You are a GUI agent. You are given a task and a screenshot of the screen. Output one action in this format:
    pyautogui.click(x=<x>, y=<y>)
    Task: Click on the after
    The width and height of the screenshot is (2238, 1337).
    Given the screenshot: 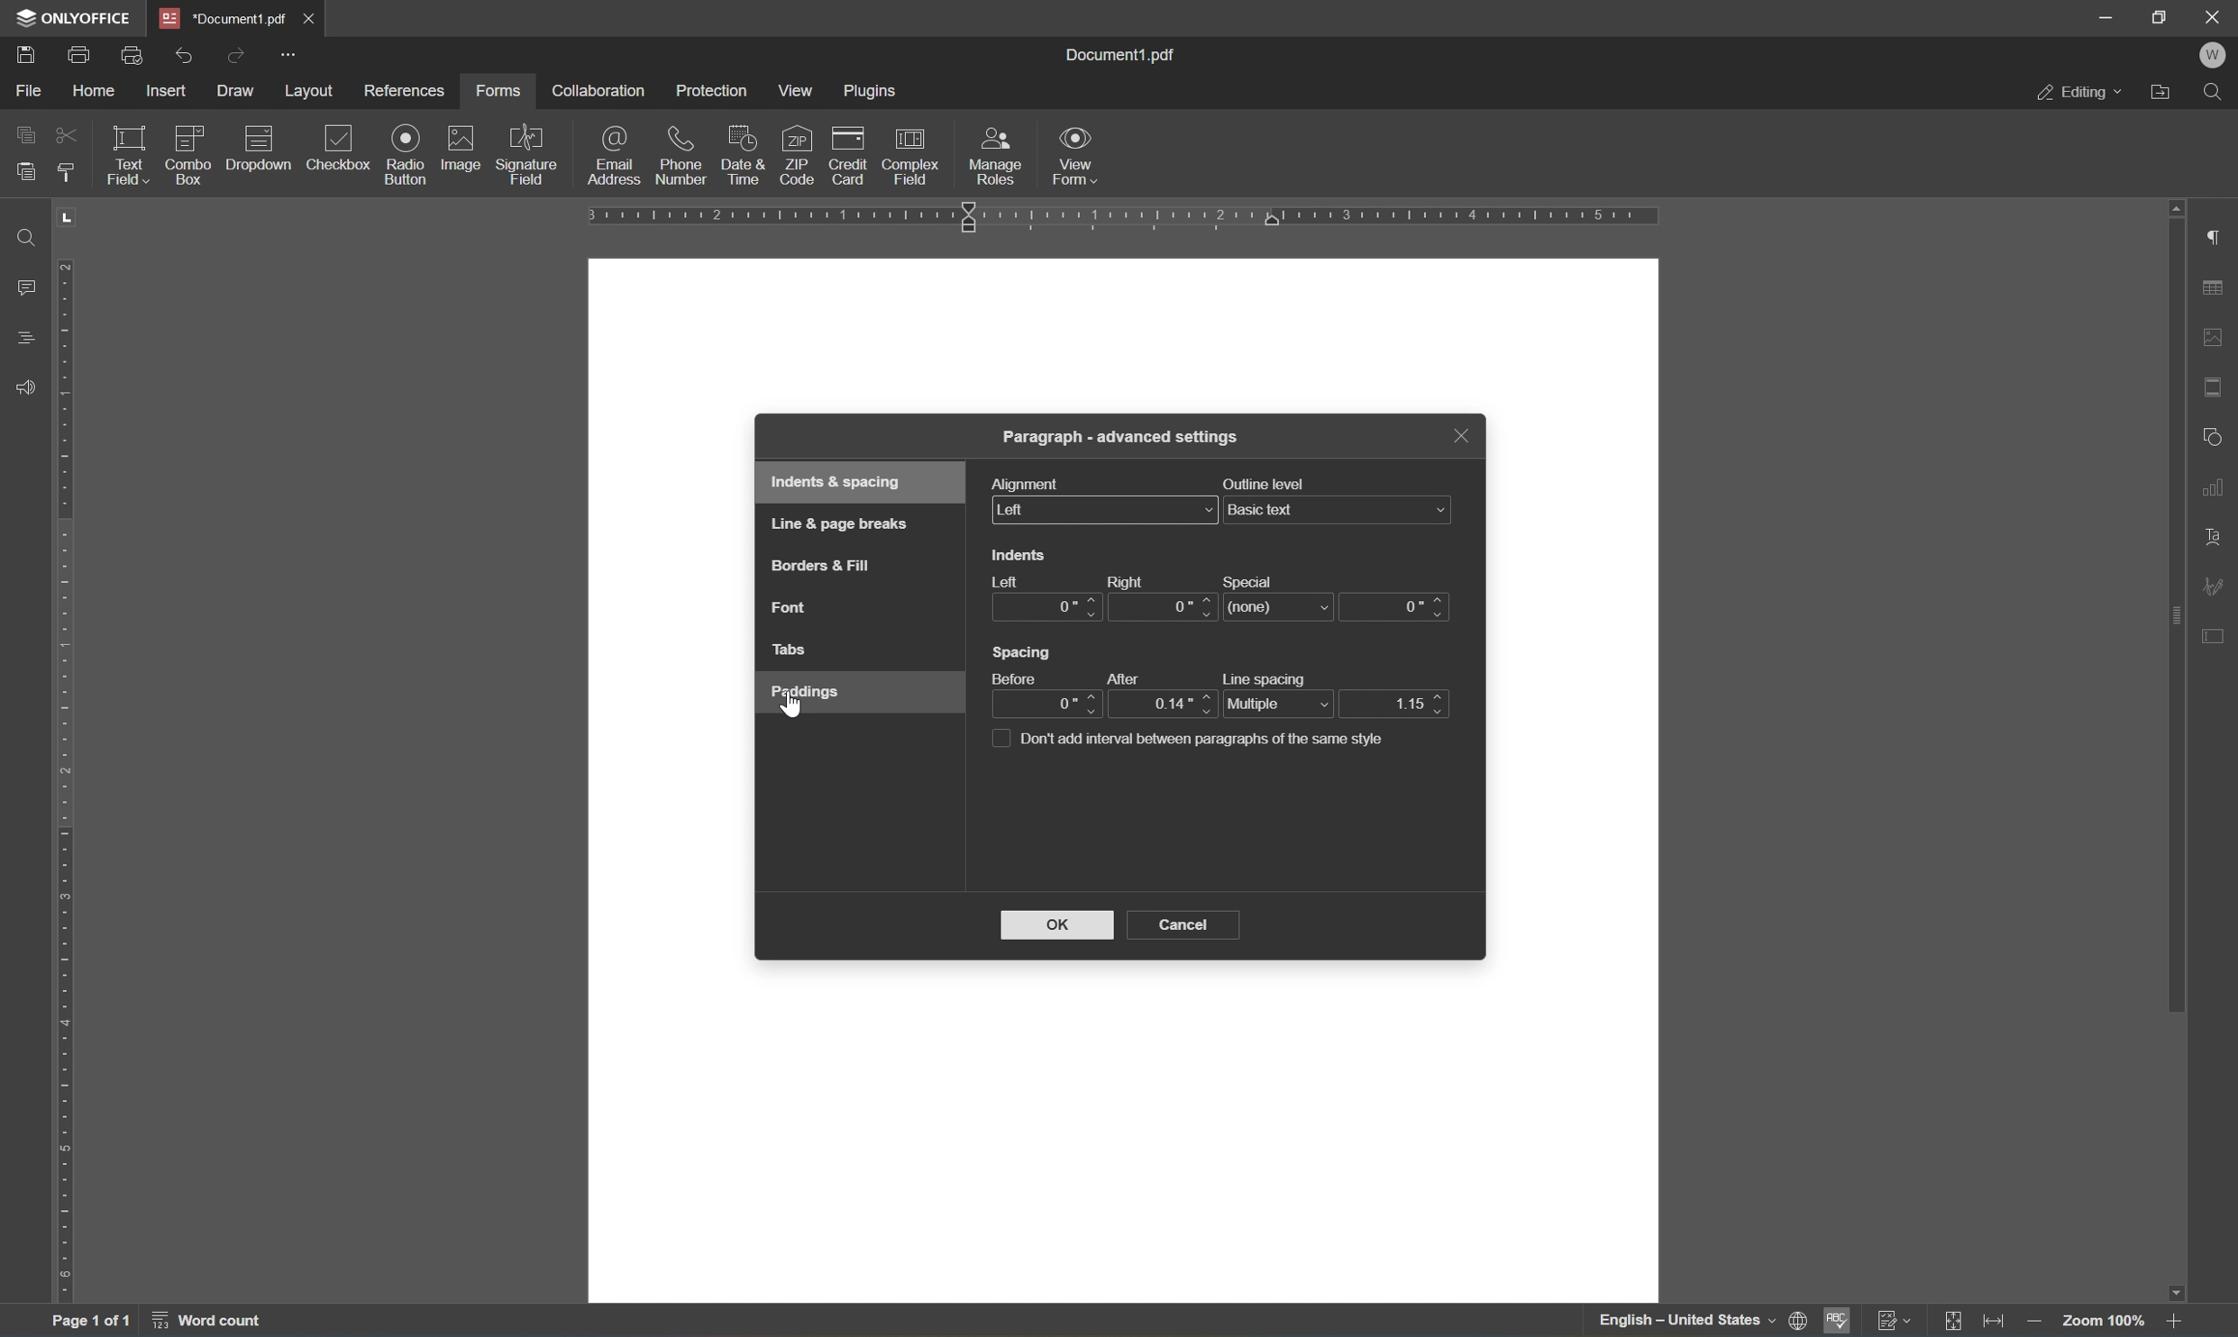 What is the action you would take?
    pyautogui.click(x=1126, y=674)
    